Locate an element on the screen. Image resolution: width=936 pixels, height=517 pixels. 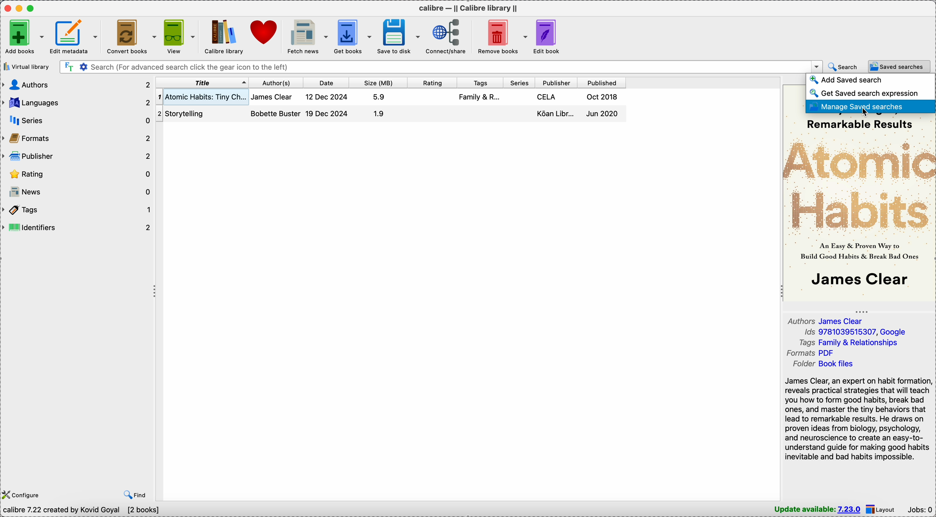
configure is located at coordinates (21, 495).